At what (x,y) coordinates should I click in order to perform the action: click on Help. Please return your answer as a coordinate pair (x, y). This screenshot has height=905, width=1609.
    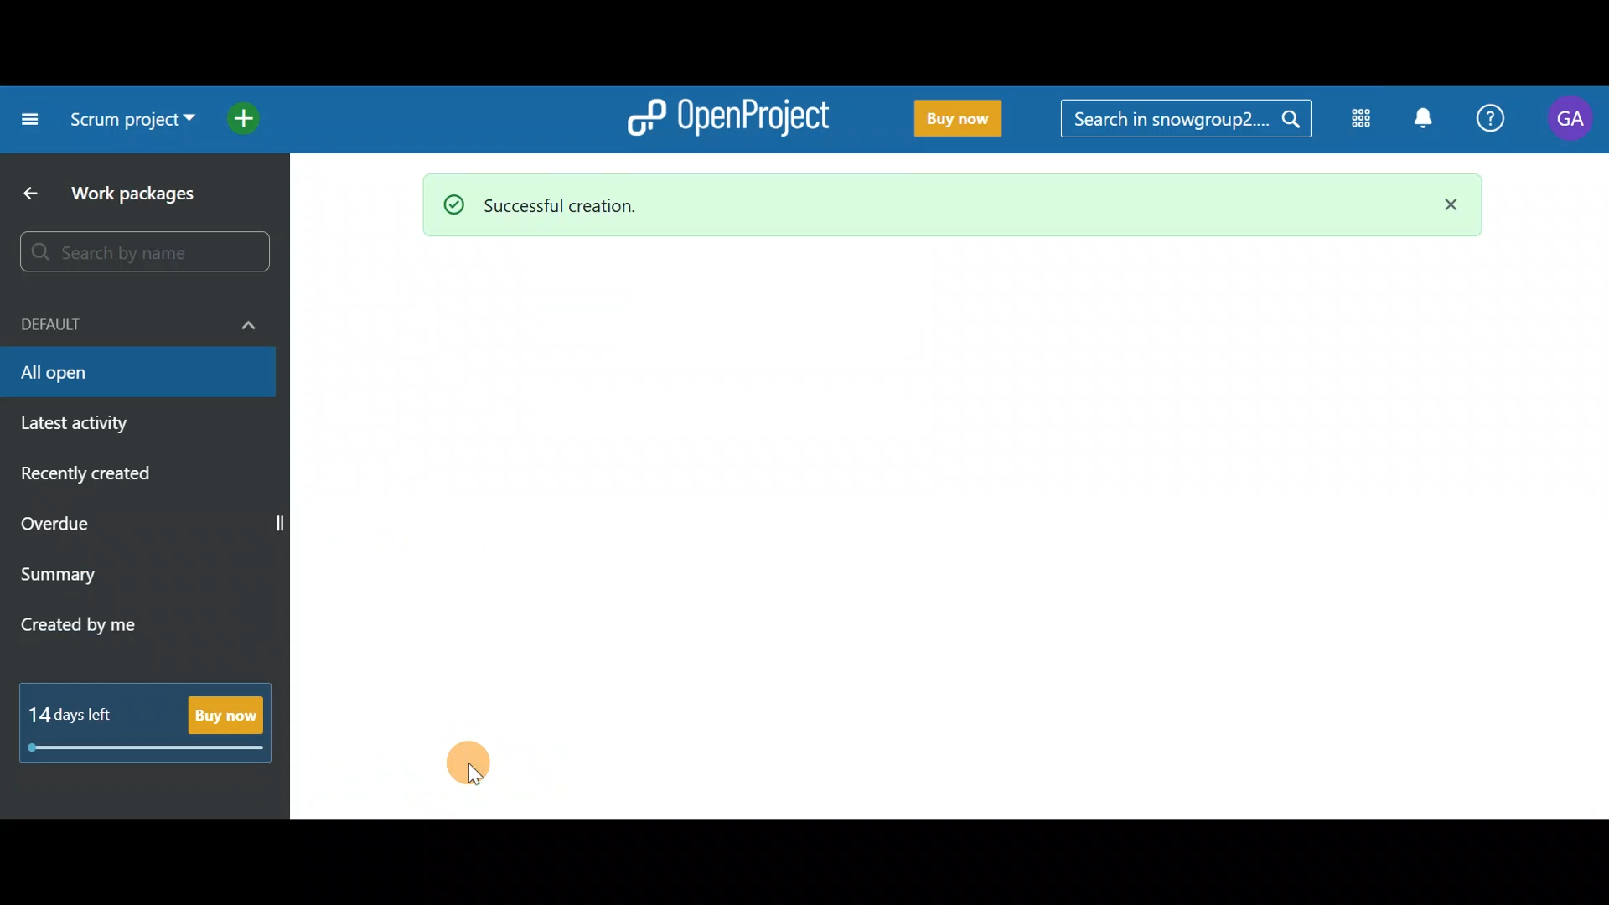
    Looking at the image, I should click on (1492, 121).